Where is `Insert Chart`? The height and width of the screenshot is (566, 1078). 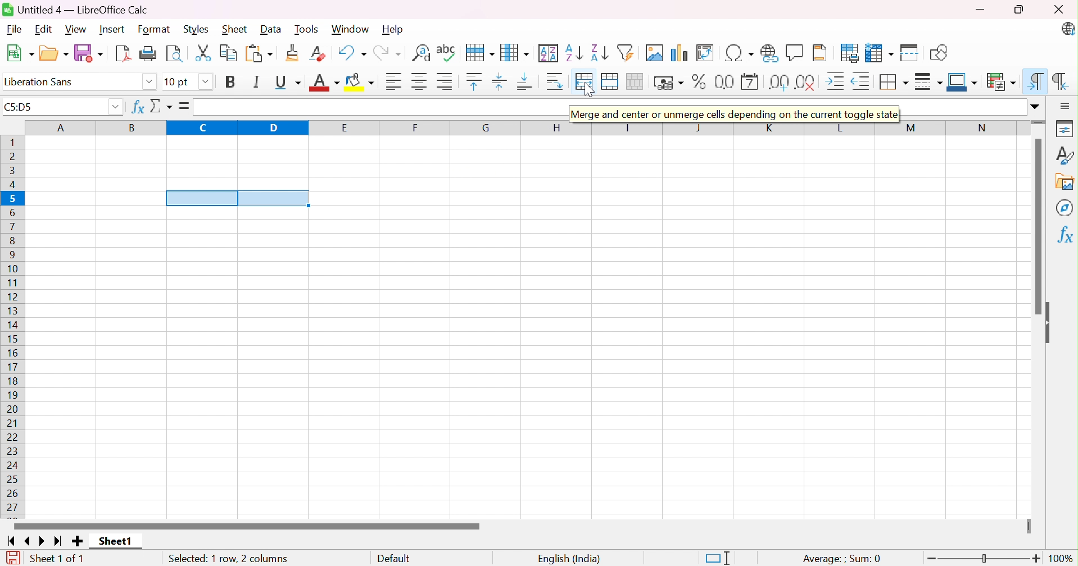 Insert Chart is located at coordinates (678, 52).